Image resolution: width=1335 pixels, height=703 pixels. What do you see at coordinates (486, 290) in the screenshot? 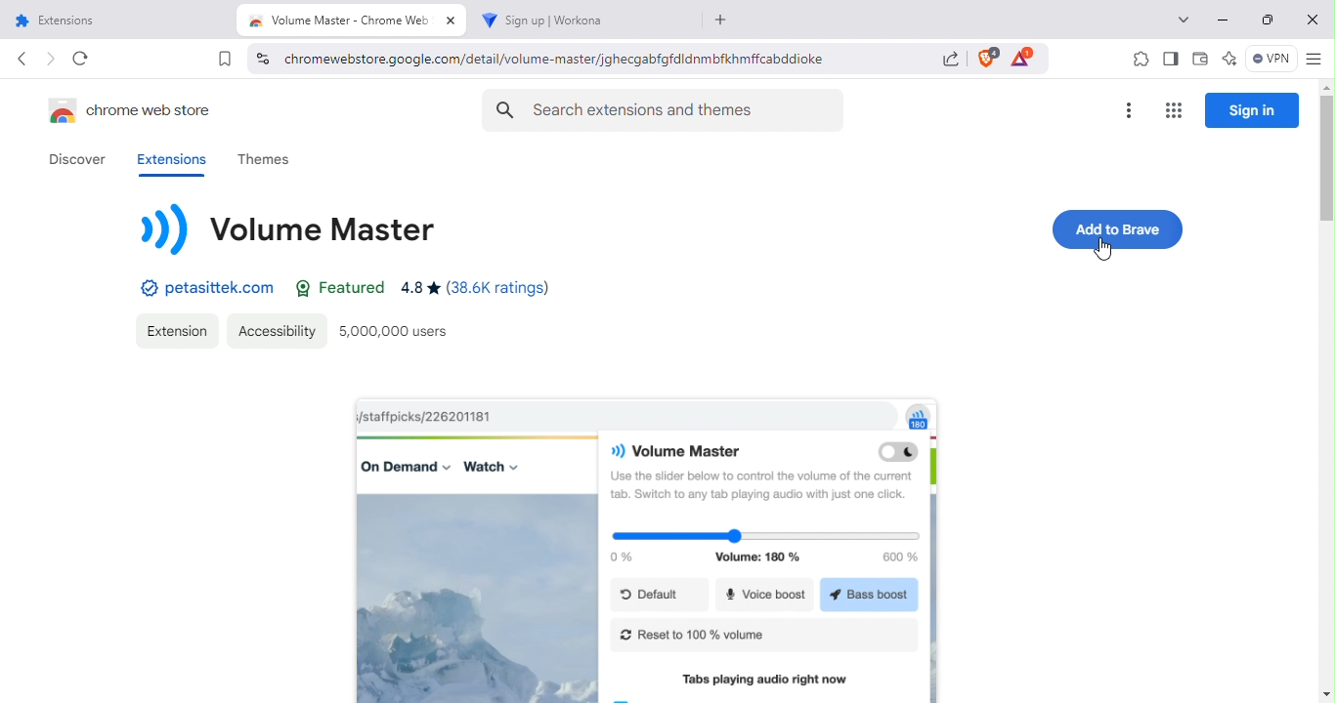
I see `Ratings` at bounding box center [486, 290].